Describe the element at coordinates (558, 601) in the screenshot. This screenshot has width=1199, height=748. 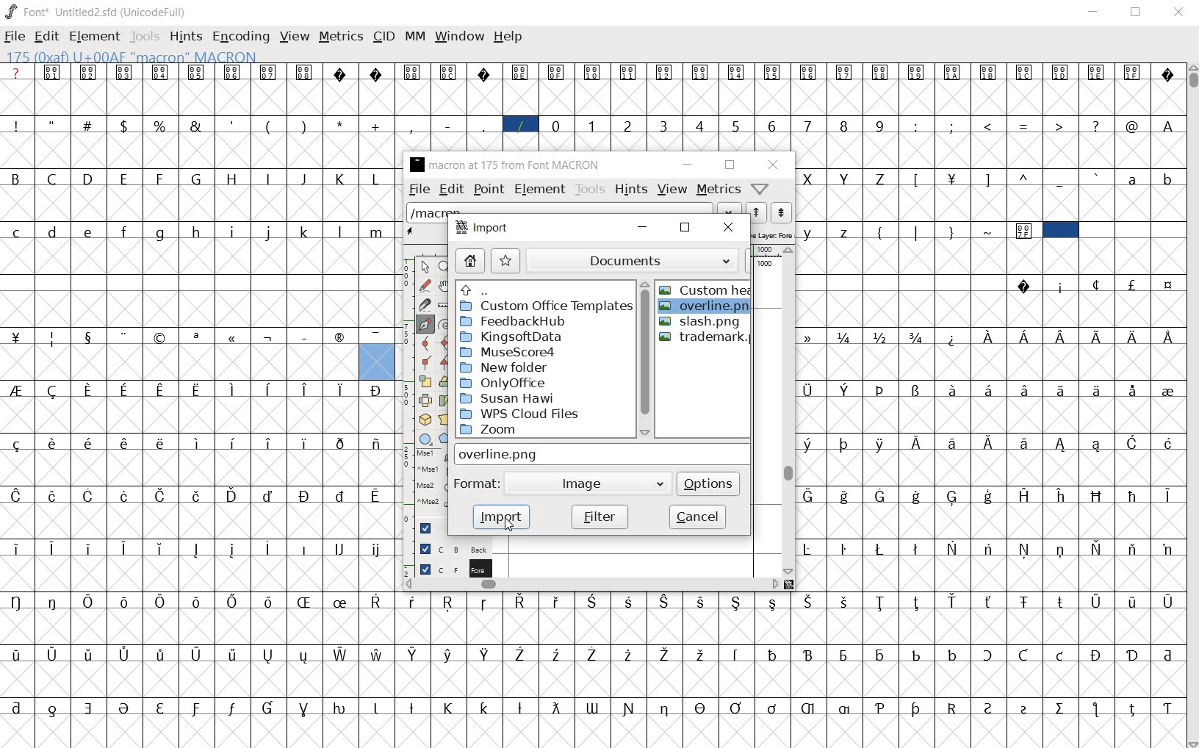
I see `Symbol` at that location.